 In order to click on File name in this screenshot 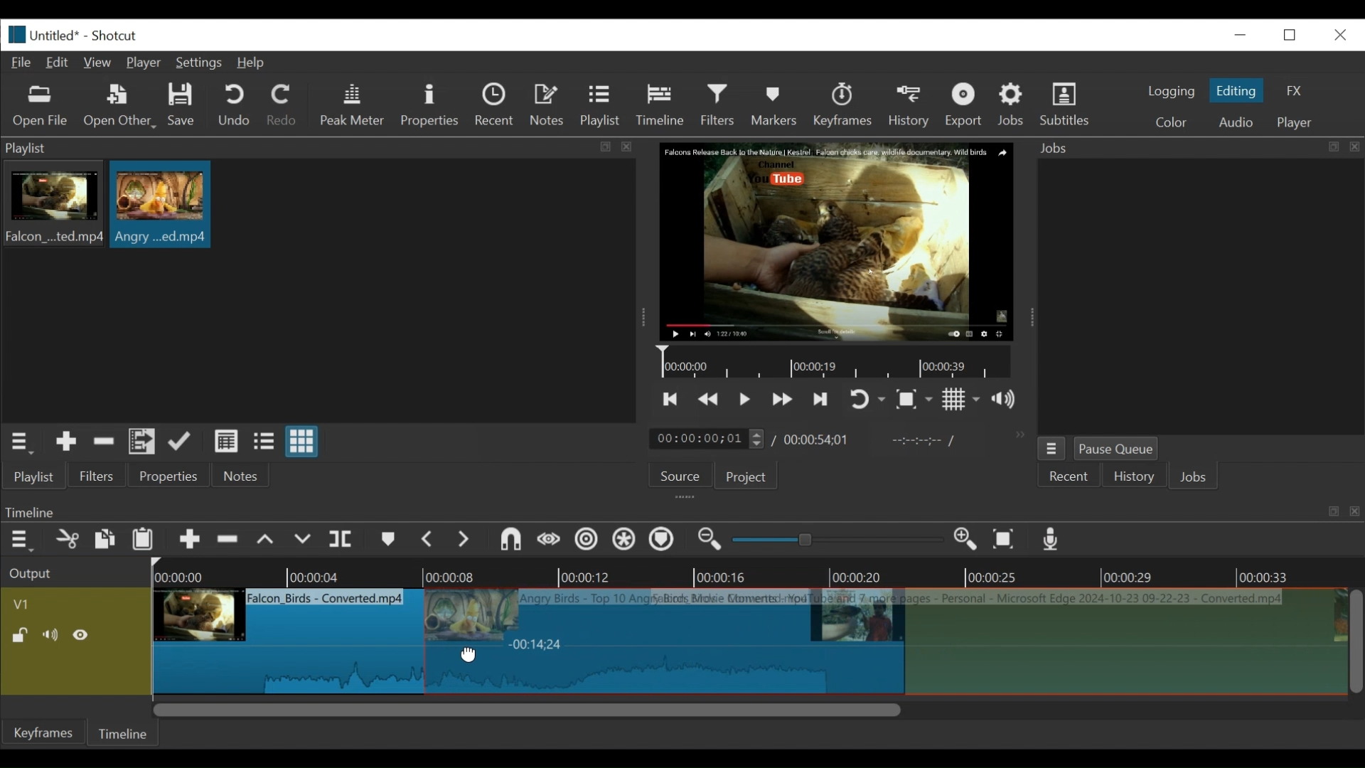, I will do `click(57, 37)`.